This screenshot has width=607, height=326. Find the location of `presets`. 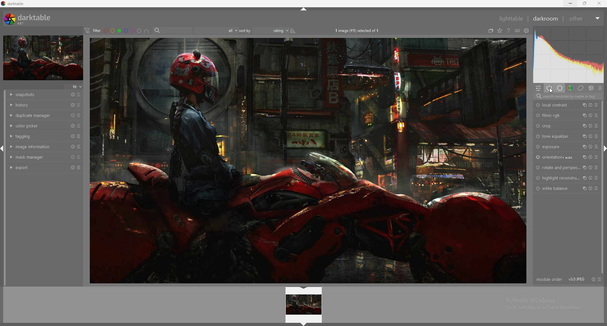

presets is located at coordinates (597, 136).